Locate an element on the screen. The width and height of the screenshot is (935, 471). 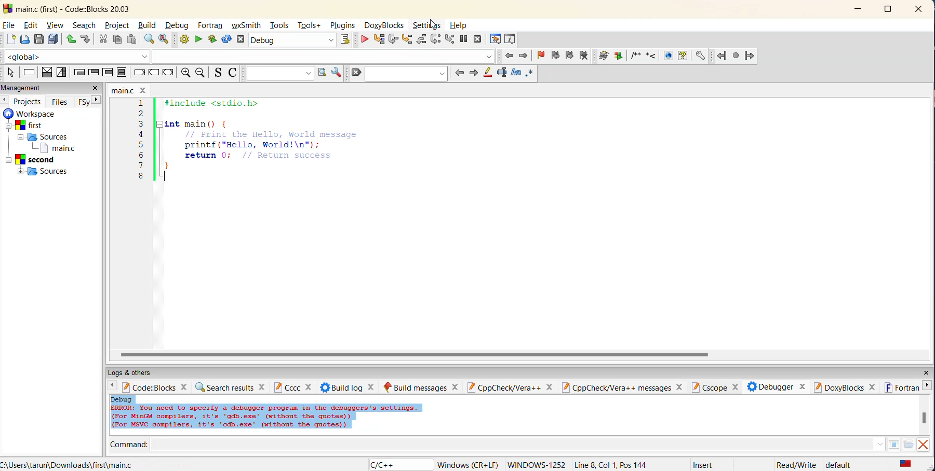
clear is located at coordinates (356, 74).